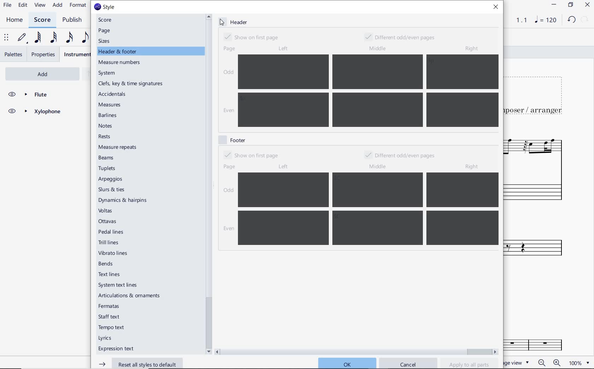 This screenshot has width=594, height=369. I want to click on ADD, so click(33, 73).